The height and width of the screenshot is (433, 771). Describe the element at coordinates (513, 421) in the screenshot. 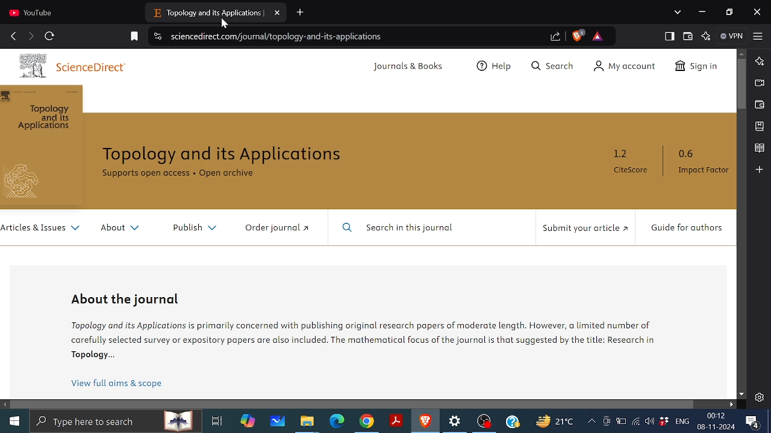

I see `Help` at that location.